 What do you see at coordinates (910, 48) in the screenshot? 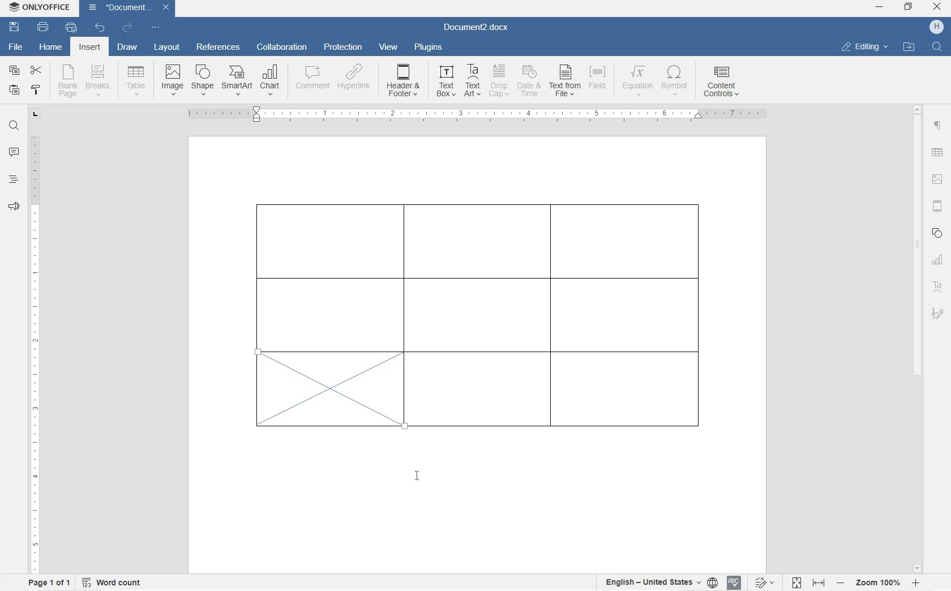
I see `OPEN FILE LOCATION` at bounding box center [910, 48].